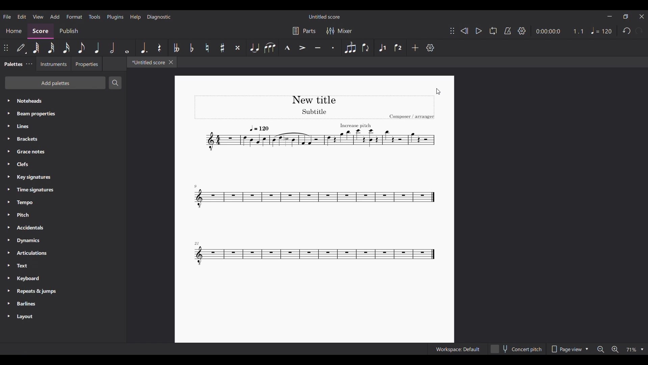  Describe the element at coordinates (159, 17) in the screenshot. I see `Diagnostic menu` at that location.